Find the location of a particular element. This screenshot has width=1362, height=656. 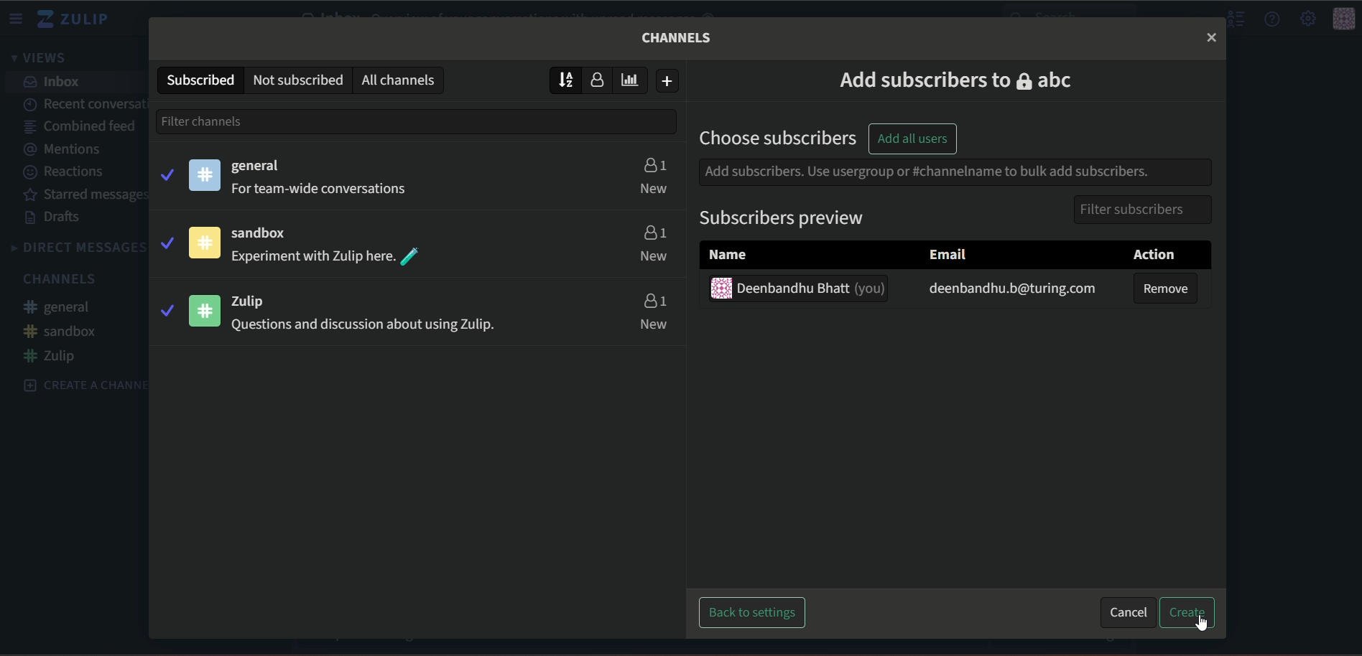

Filter subscribers is located at coordinates (1126, 209).